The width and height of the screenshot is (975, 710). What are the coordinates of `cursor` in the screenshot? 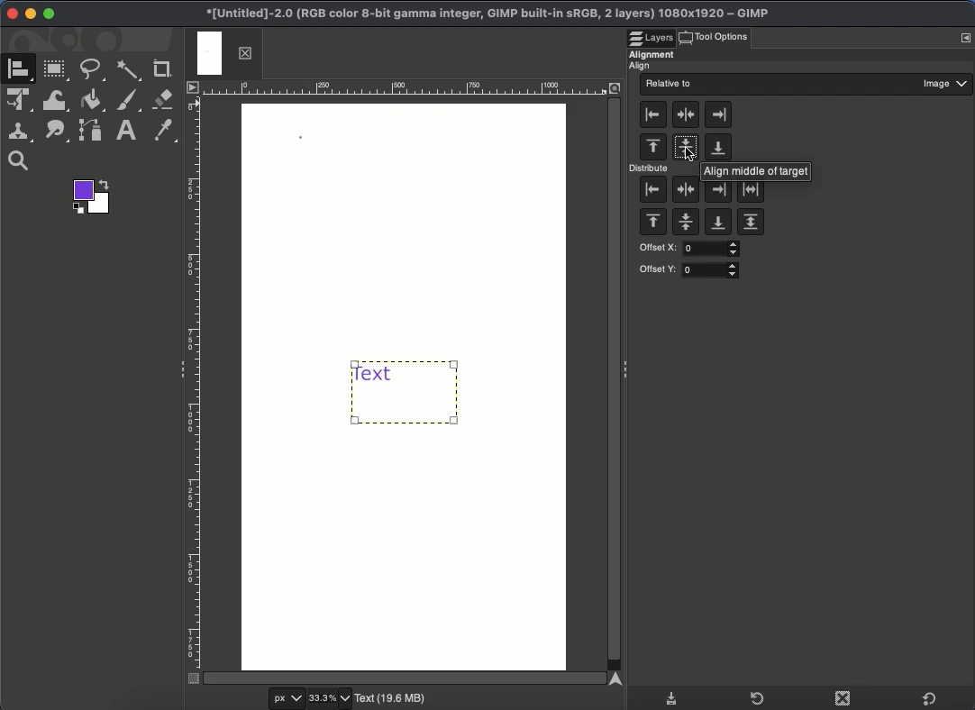 It's located at (690, 155).